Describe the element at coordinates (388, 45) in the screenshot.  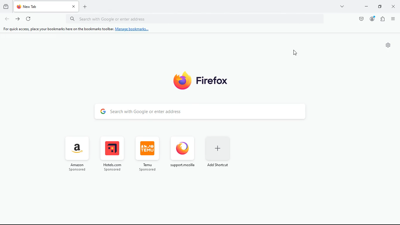
I see `settings` at that location.